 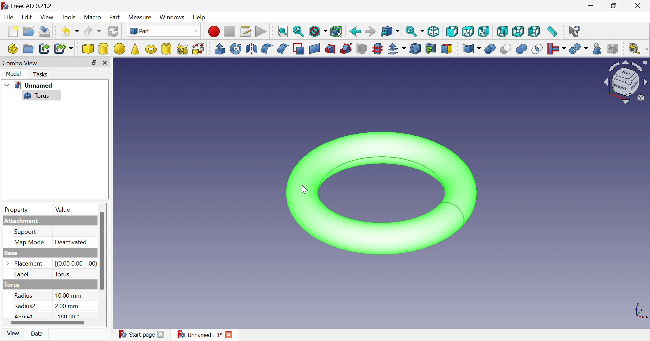 I want to click on Sweep, so click(x=347, y=49).